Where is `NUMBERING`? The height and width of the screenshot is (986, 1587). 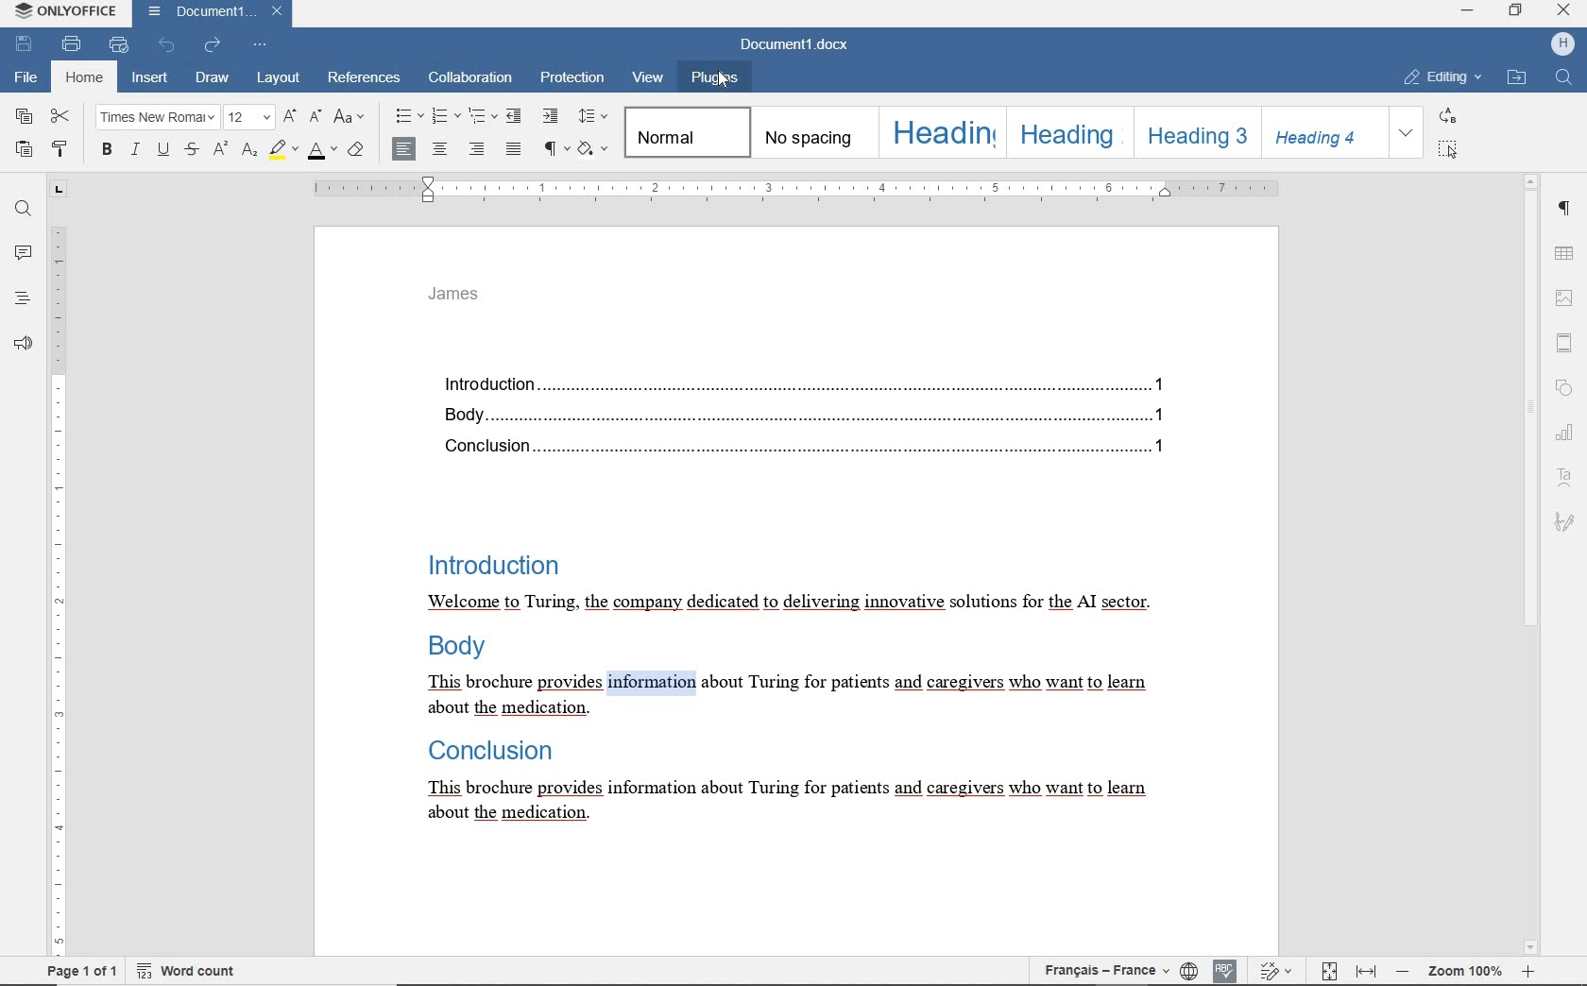 NUMBERING is located at coordinates (444, 117).